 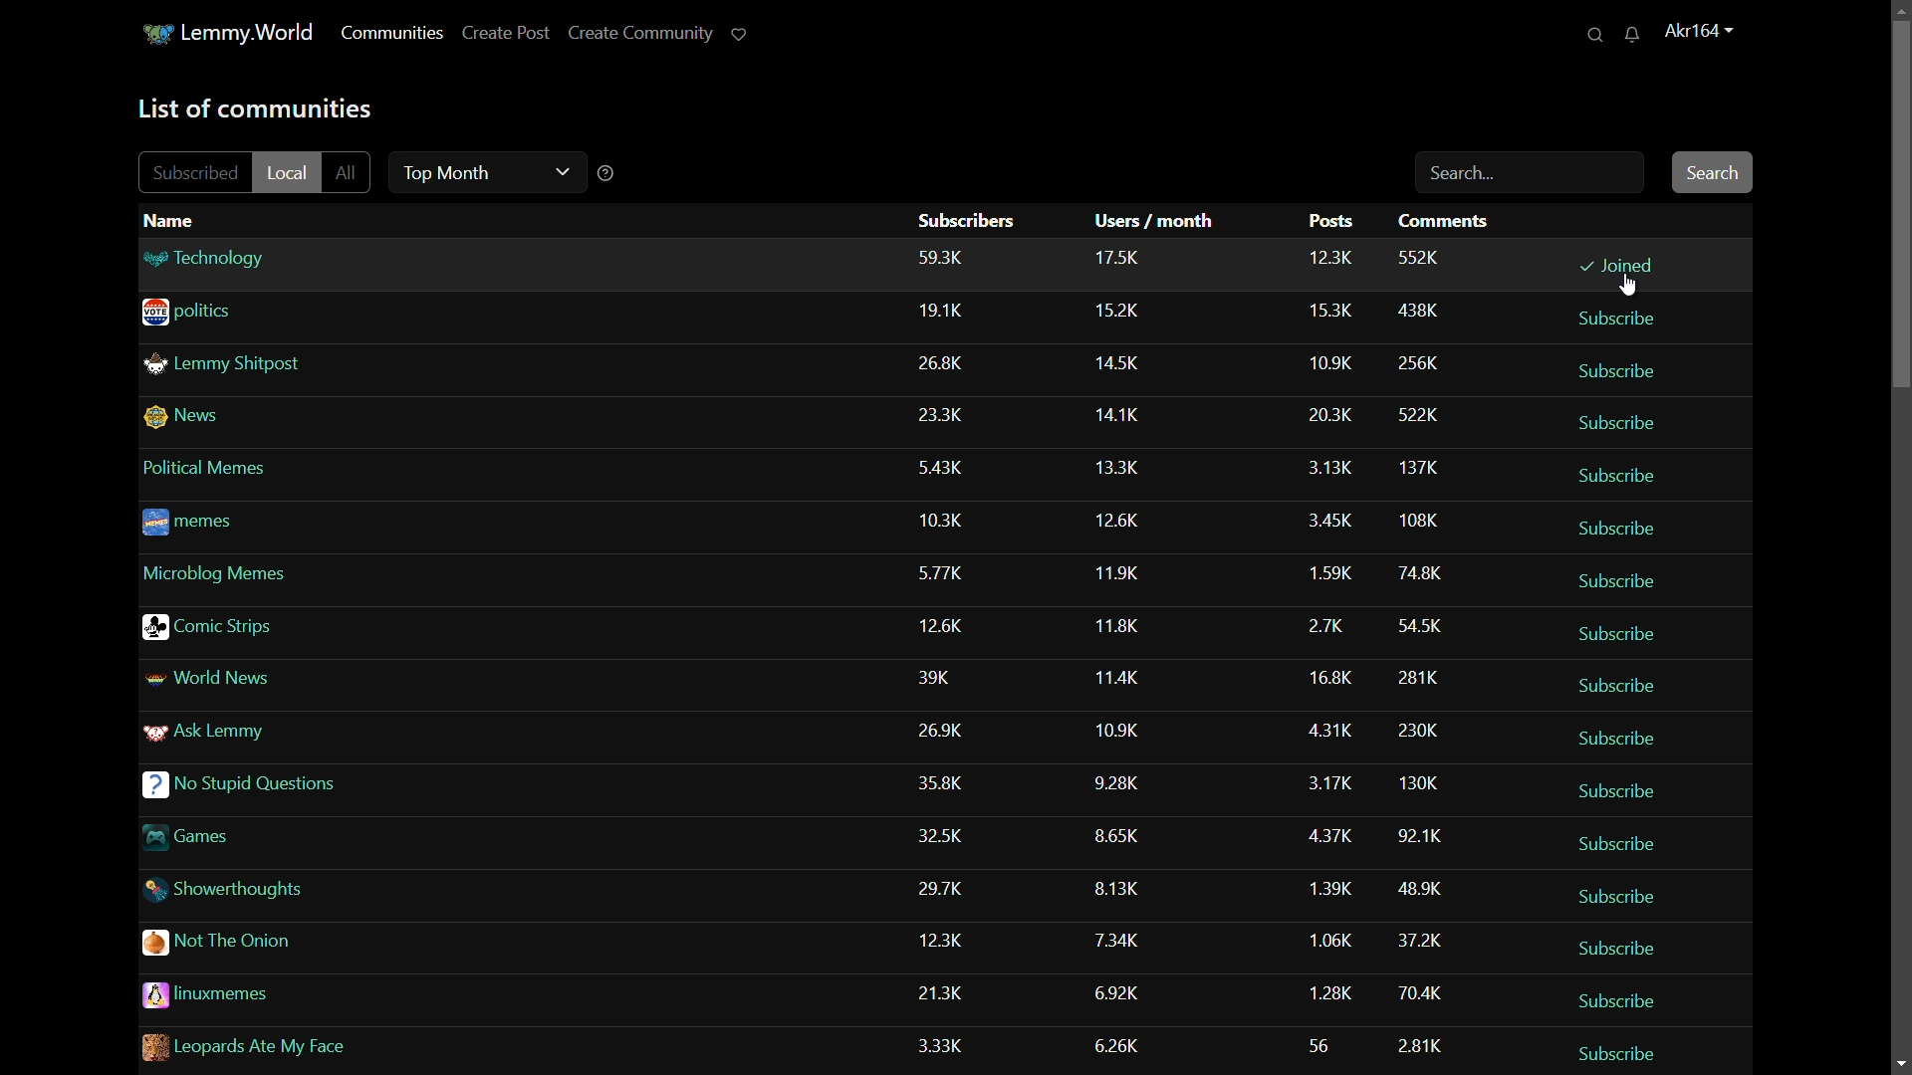 What do you see at coordinates (393, 996) in the screenshot?
I see `communities name` at bounding box center [393, 996].